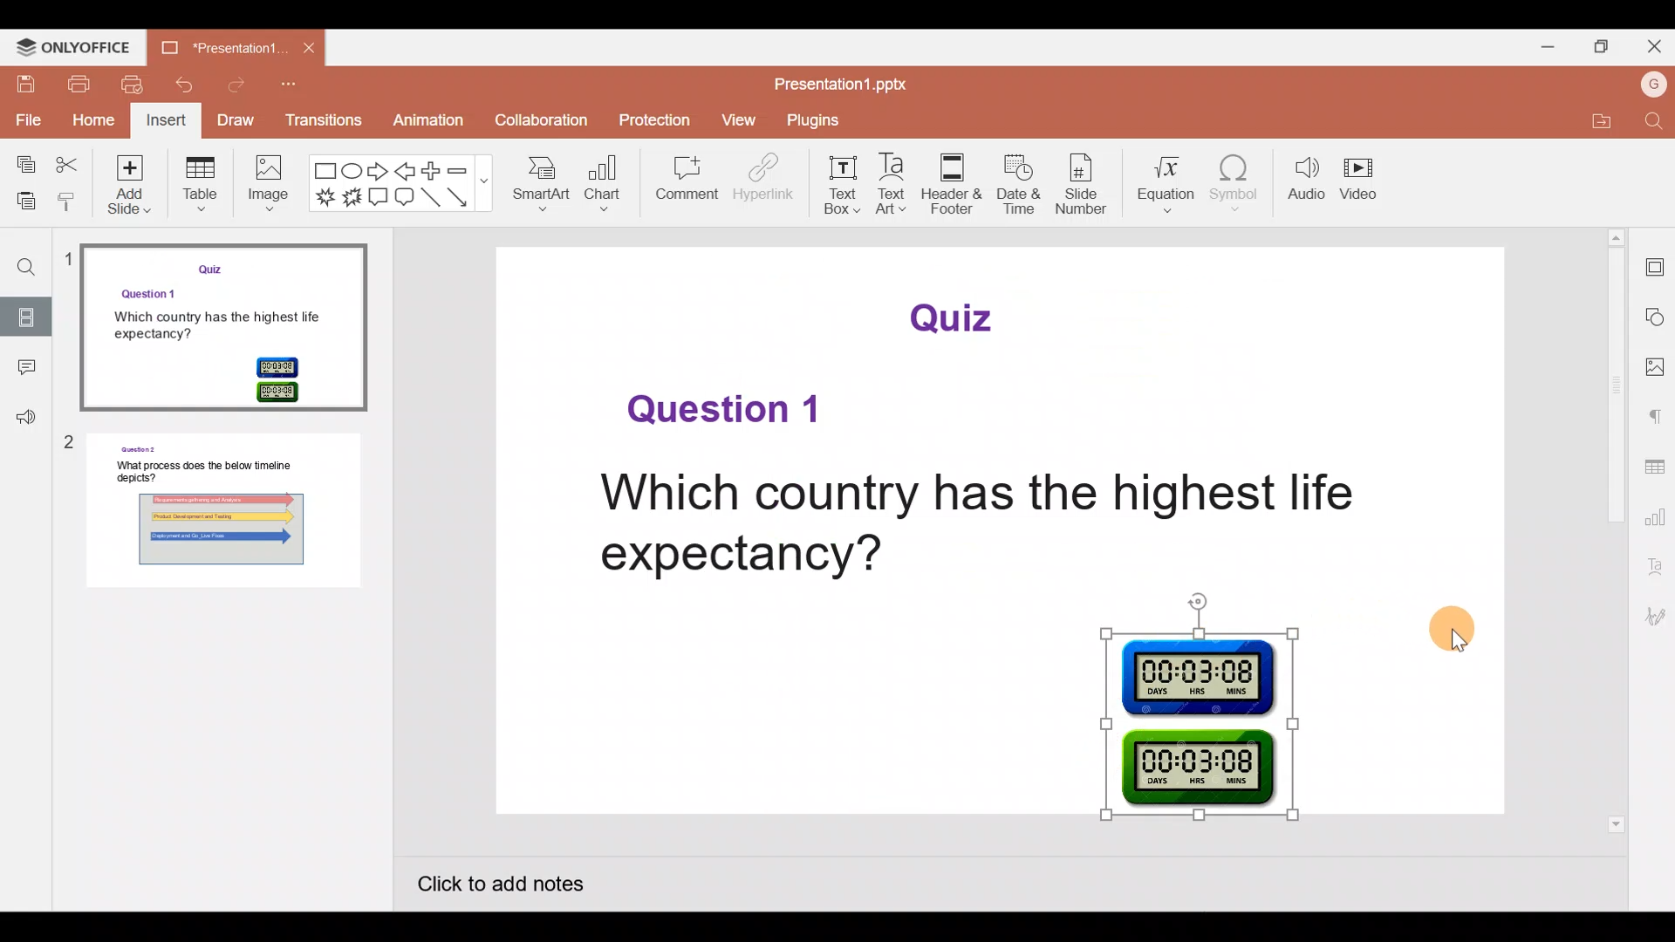 This screenshot has height=942, width=1675. What do you see at coordinates (224, 45) in the screenshot?
I see `Presentation1.` at bounding box center [224, 45].